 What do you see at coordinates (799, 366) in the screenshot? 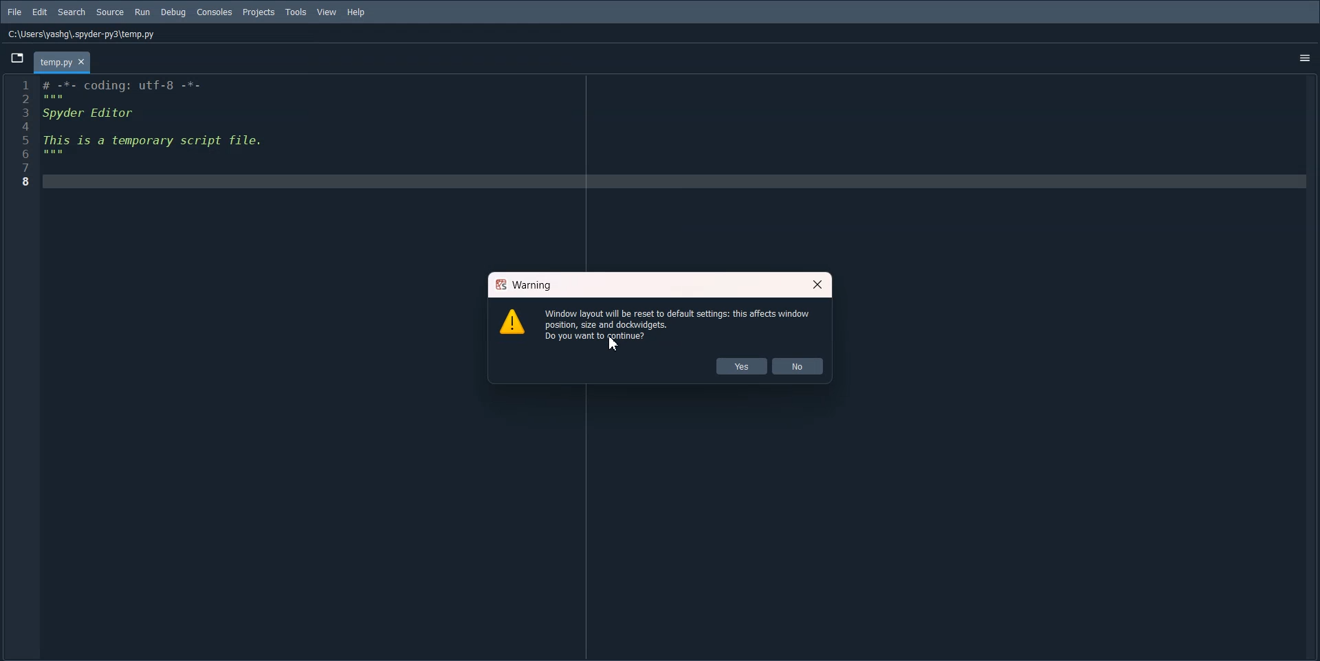
I see `No` at bounding box center [799, 366].